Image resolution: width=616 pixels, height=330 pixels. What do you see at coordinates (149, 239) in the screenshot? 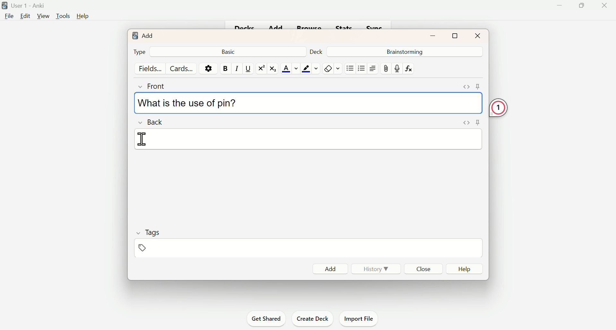
I see `Tags` at bounding box center [149, 239].